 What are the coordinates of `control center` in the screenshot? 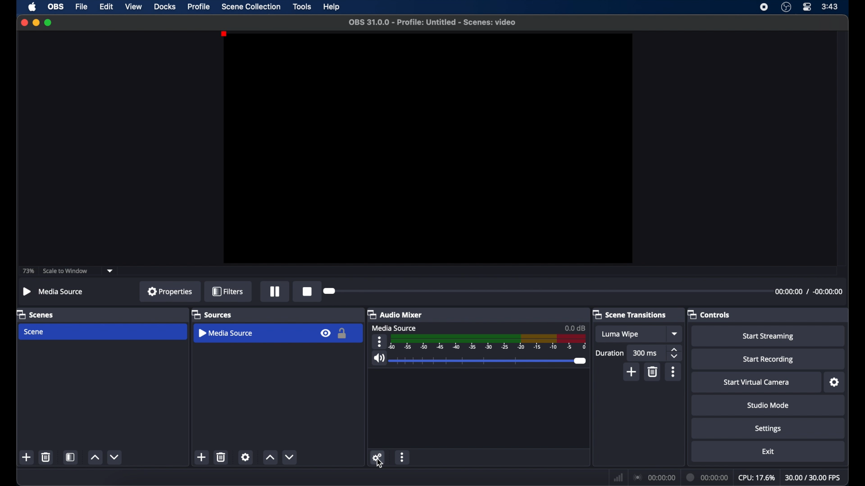 It's located at (806, 7).